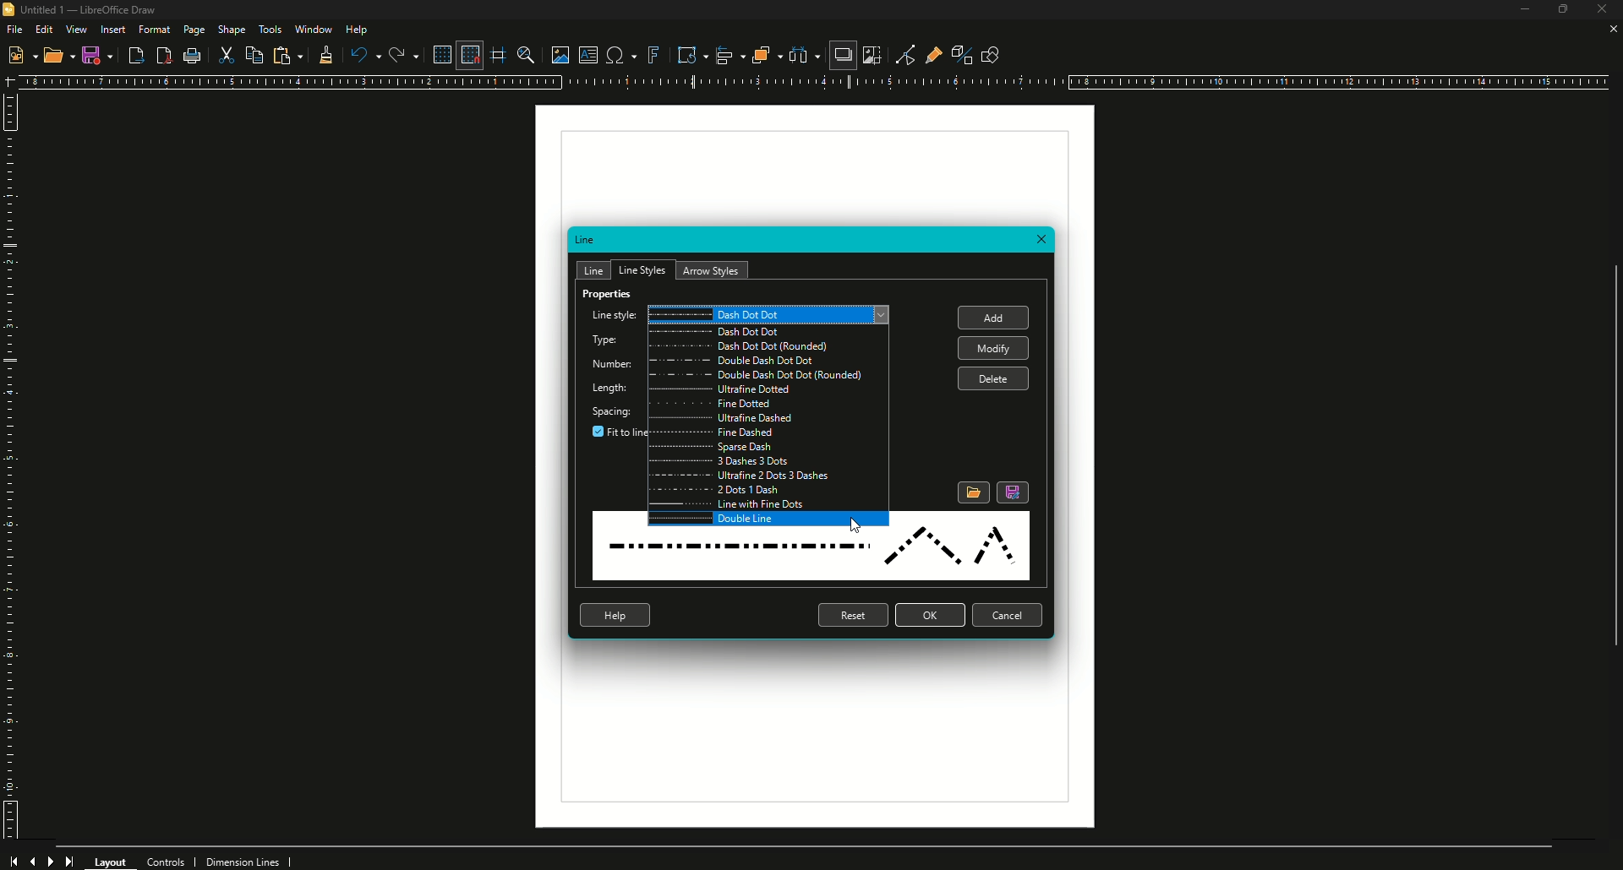 The width and height of the screenshot is (1623, 870). What do you see at coordinates (1014, 492) in the screenshot?
I see `Save Line Style` at bounding box center [1014, 492].